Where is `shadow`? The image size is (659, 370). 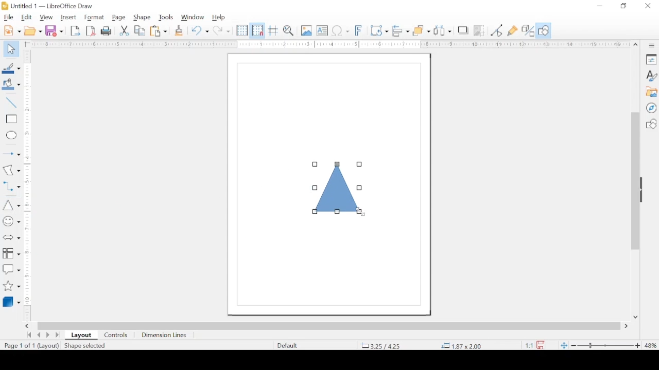
shadow is located at coordinates (464, 30).